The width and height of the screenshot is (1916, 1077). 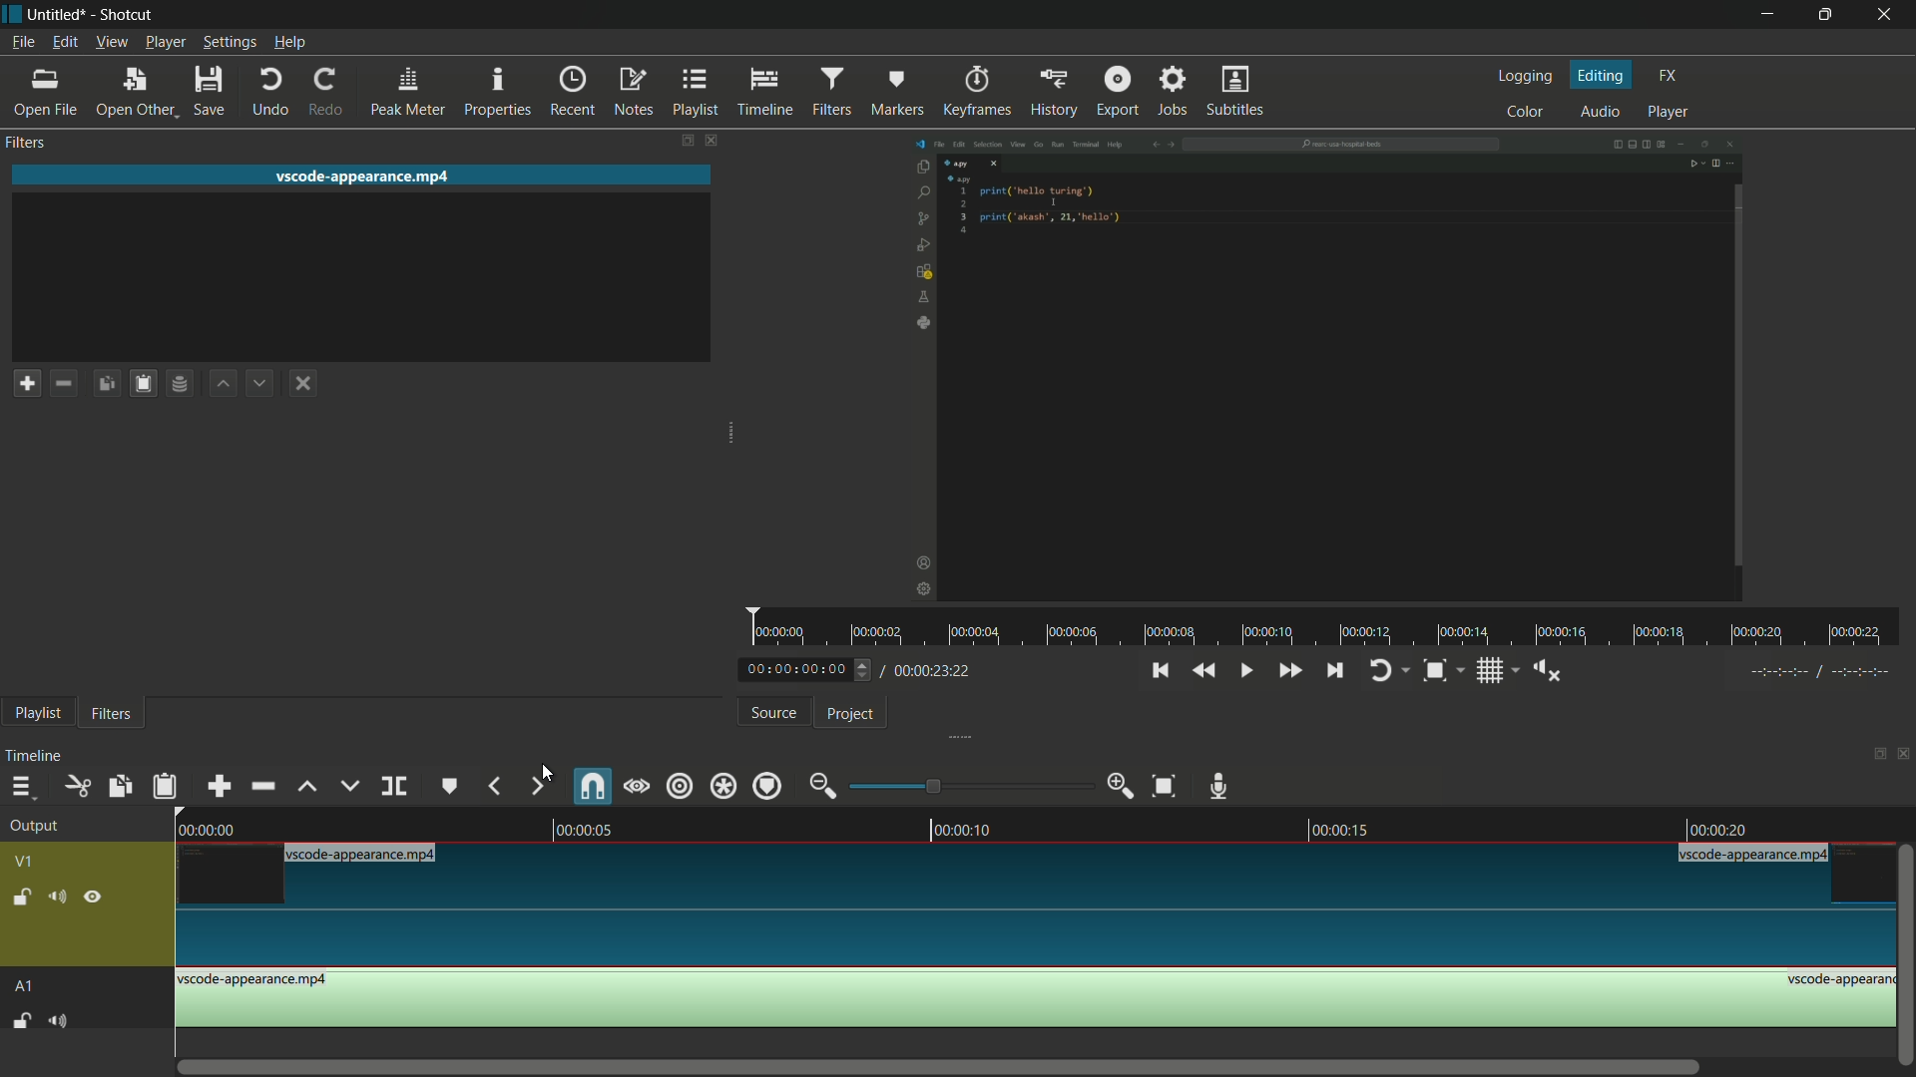 I want to click on undo, so click(x=273, y=91).